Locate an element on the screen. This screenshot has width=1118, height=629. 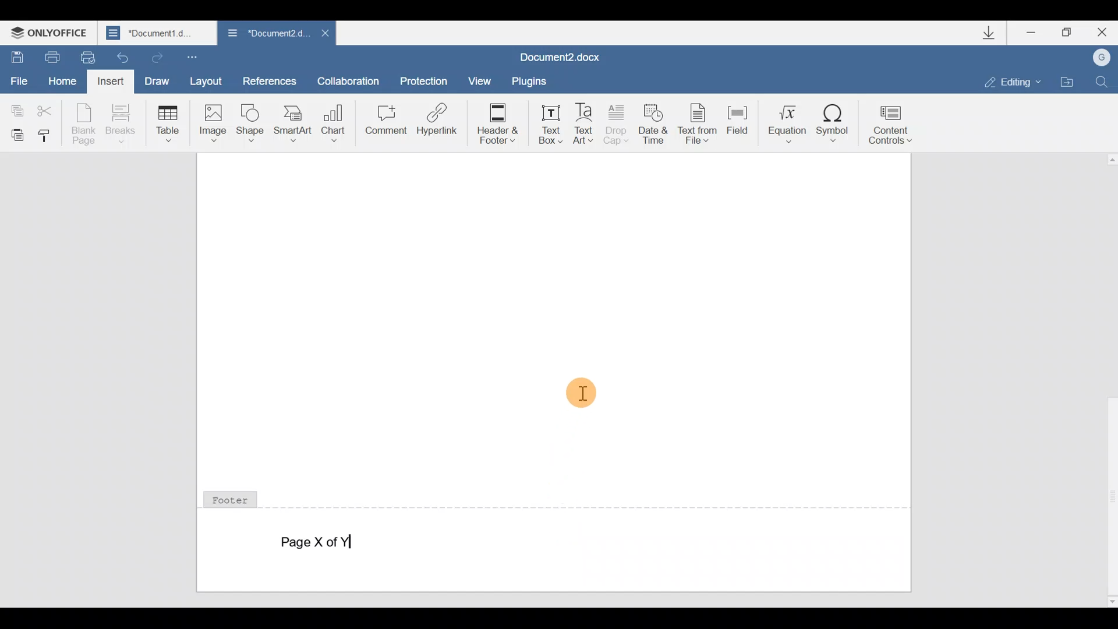
Layout is located at coordinates (210, 81).